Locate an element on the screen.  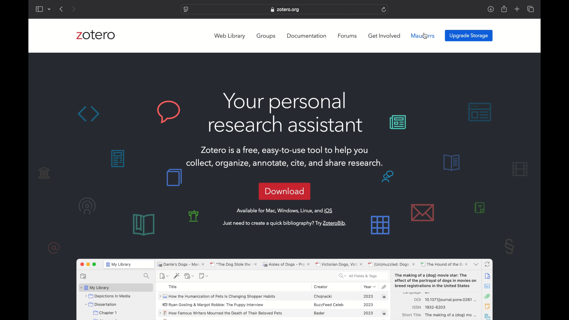
upgrade storage is located at coordinates (469, 36).